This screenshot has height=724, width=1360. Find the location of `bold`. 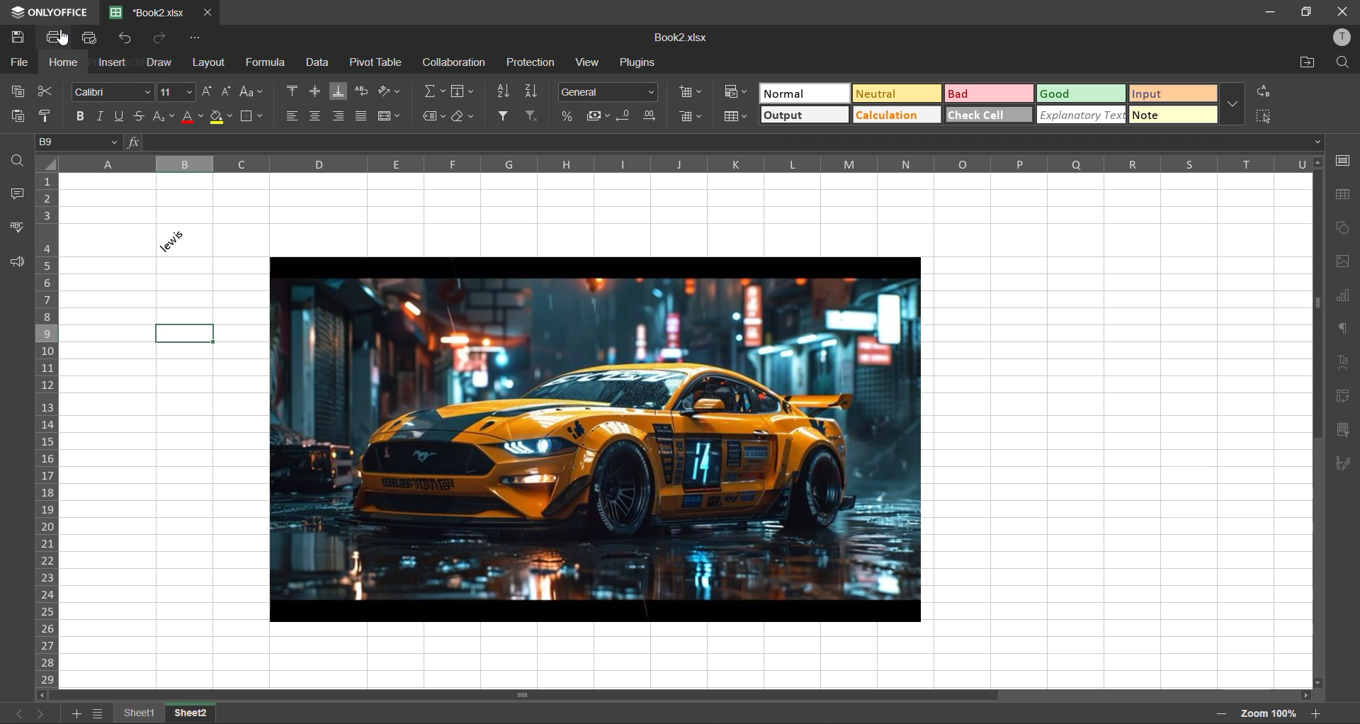

bold is located at coordinates (77, 118).